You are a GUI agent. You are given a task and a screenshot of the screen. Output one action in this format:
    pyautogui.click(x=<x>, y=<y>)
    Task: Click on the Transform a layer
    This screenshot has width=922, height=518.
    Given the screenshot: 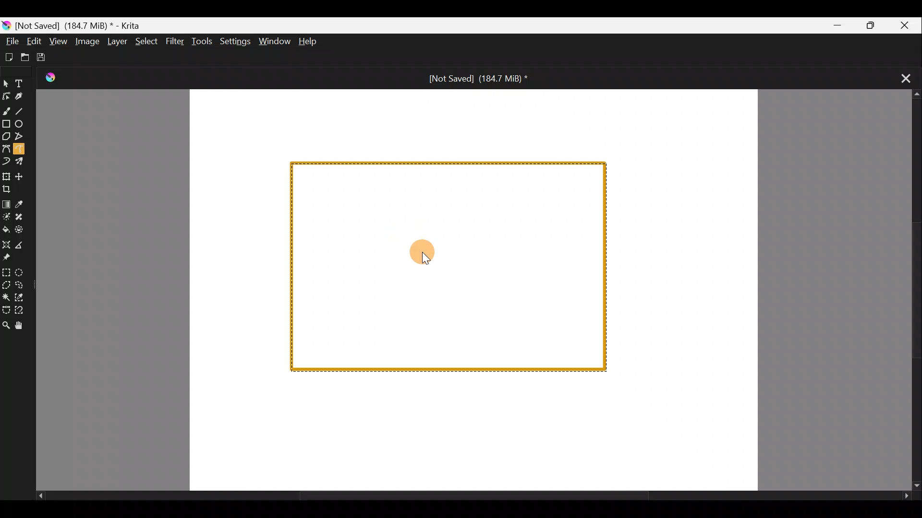 What is the action you would take?
    pyautogui.click(x=6, y=177)
    